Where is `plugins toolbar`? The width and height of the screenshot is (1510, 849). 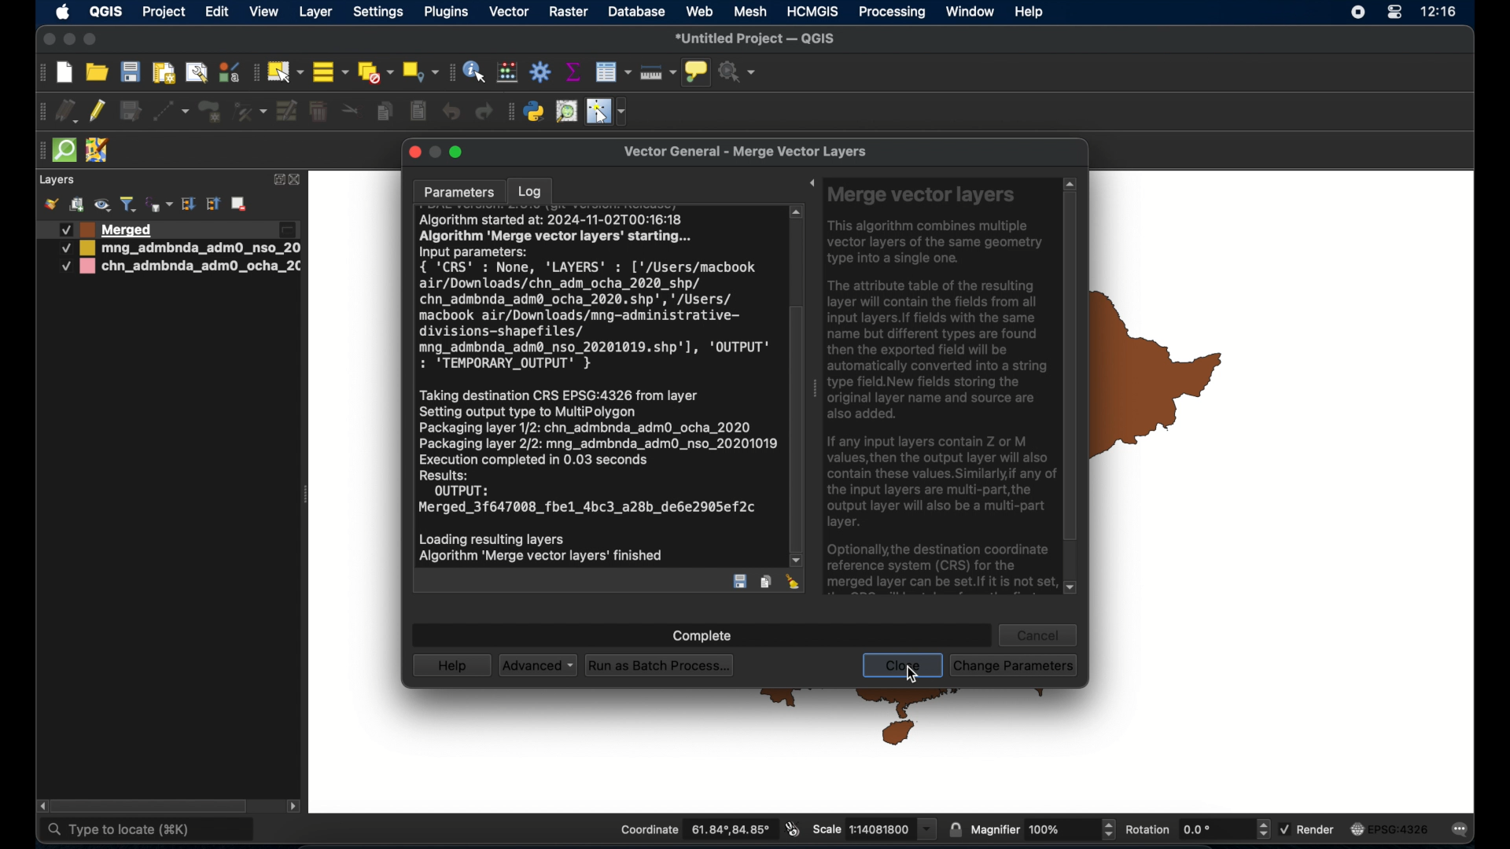 plugins toolbar is located at coordinates (510, 110).